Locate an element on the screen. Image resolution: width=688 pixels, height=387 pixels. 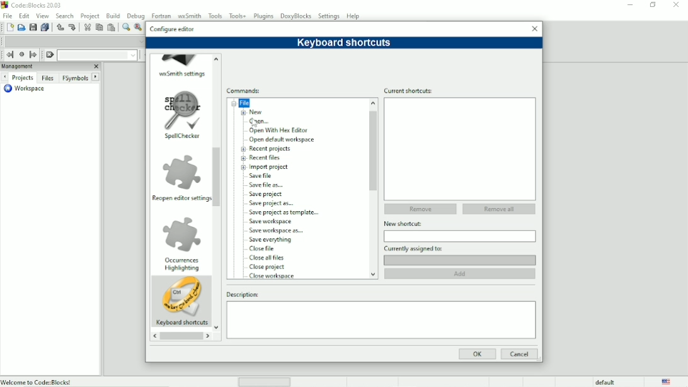
Save file is located at coordinates (263, 176).